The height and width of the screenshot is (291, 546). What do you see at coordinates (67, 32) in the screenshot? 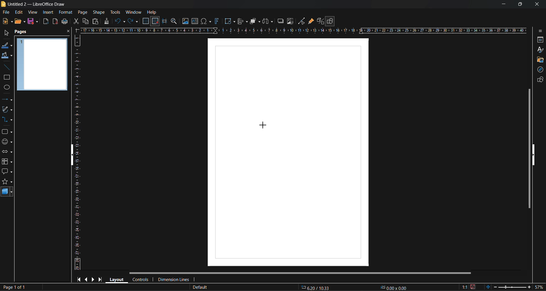
I see `close` at bounding box center [67, 32].